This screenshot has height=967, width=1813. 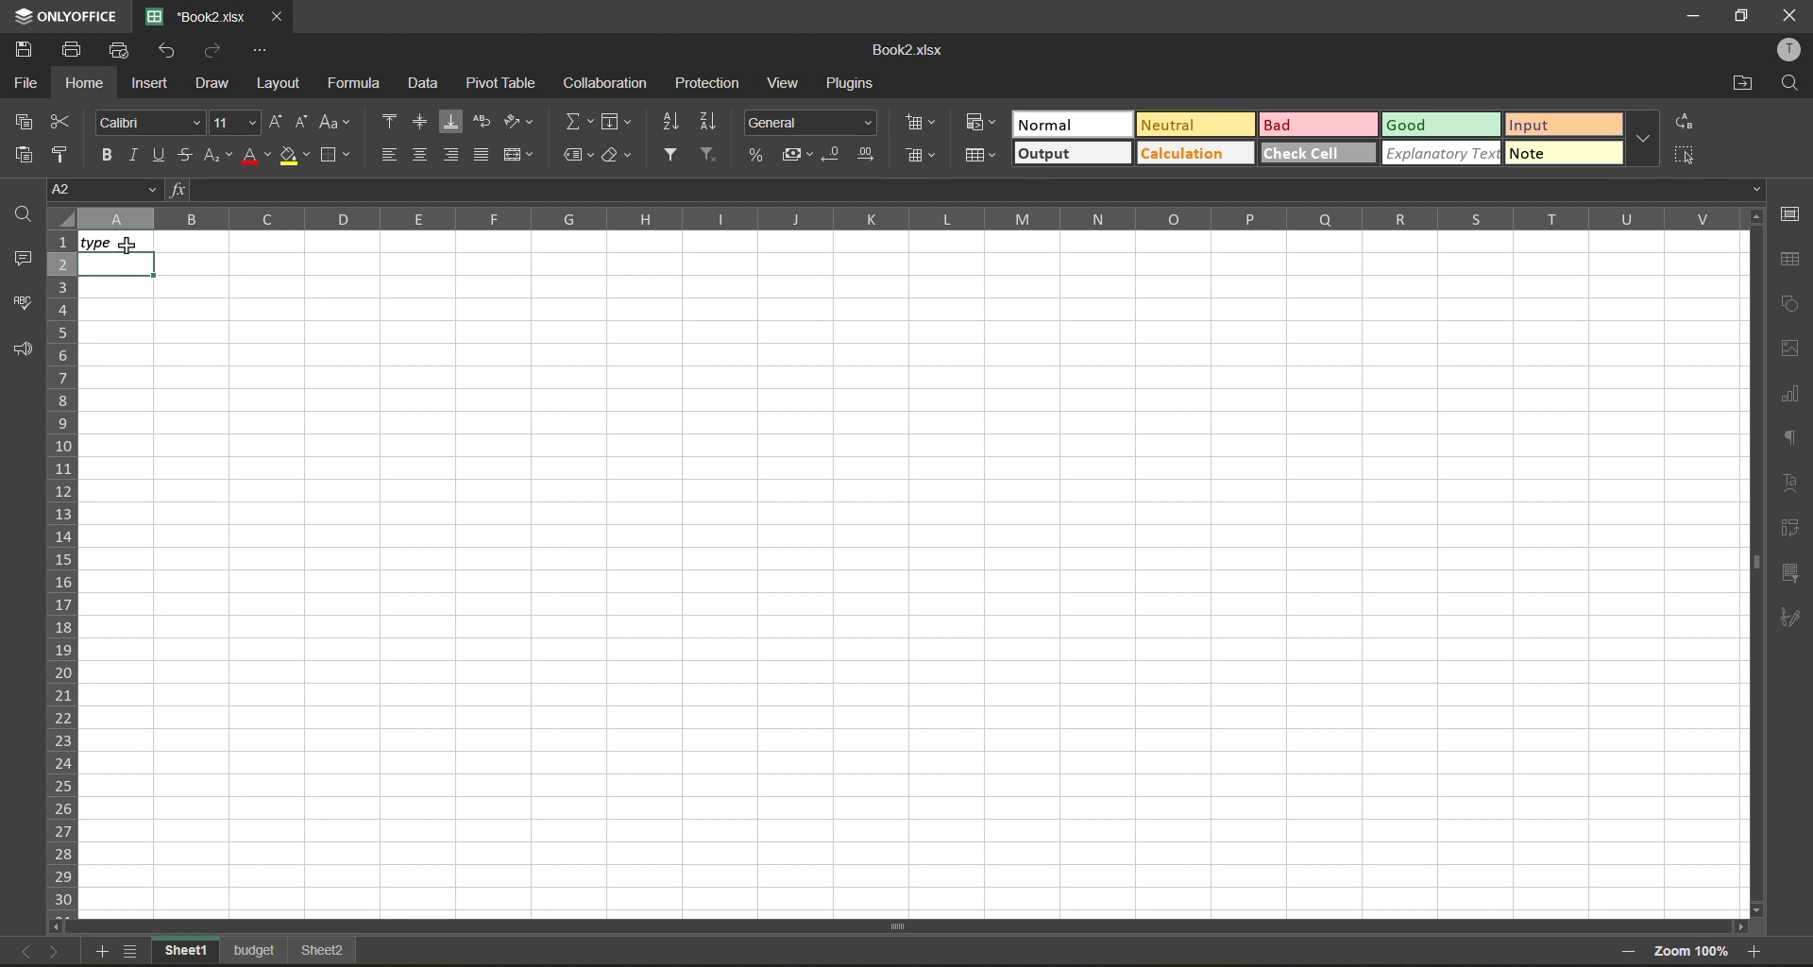 I want to click on conditional formatting, so click(x=980, y=122).